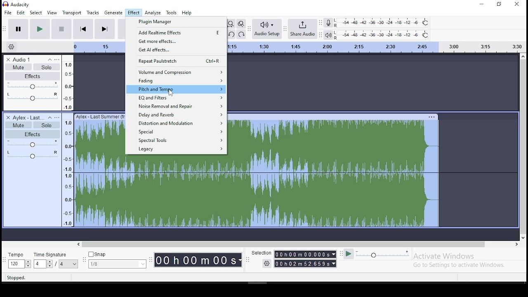  I want to click on scale, so click(98, 47).